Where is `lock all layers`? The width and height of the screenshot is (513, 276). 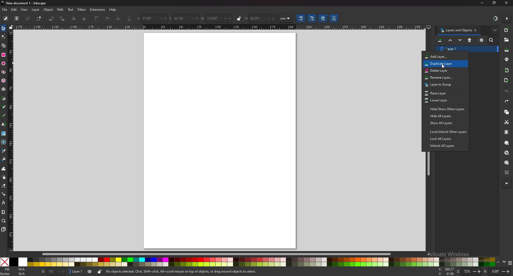 lock all layers is located at coordinates (444, 138).